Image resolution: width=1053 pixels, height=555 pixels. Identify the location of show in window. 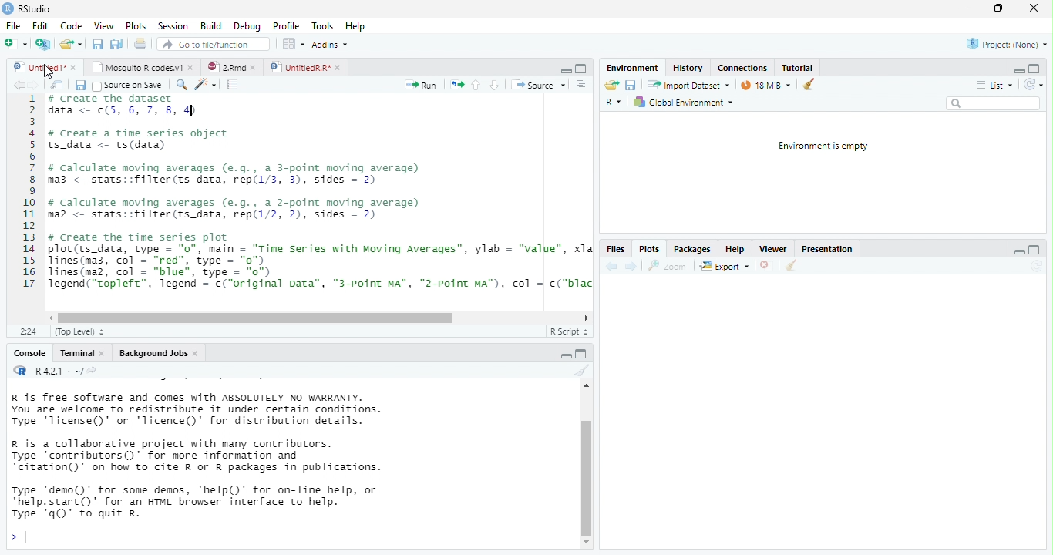
(58, 85).